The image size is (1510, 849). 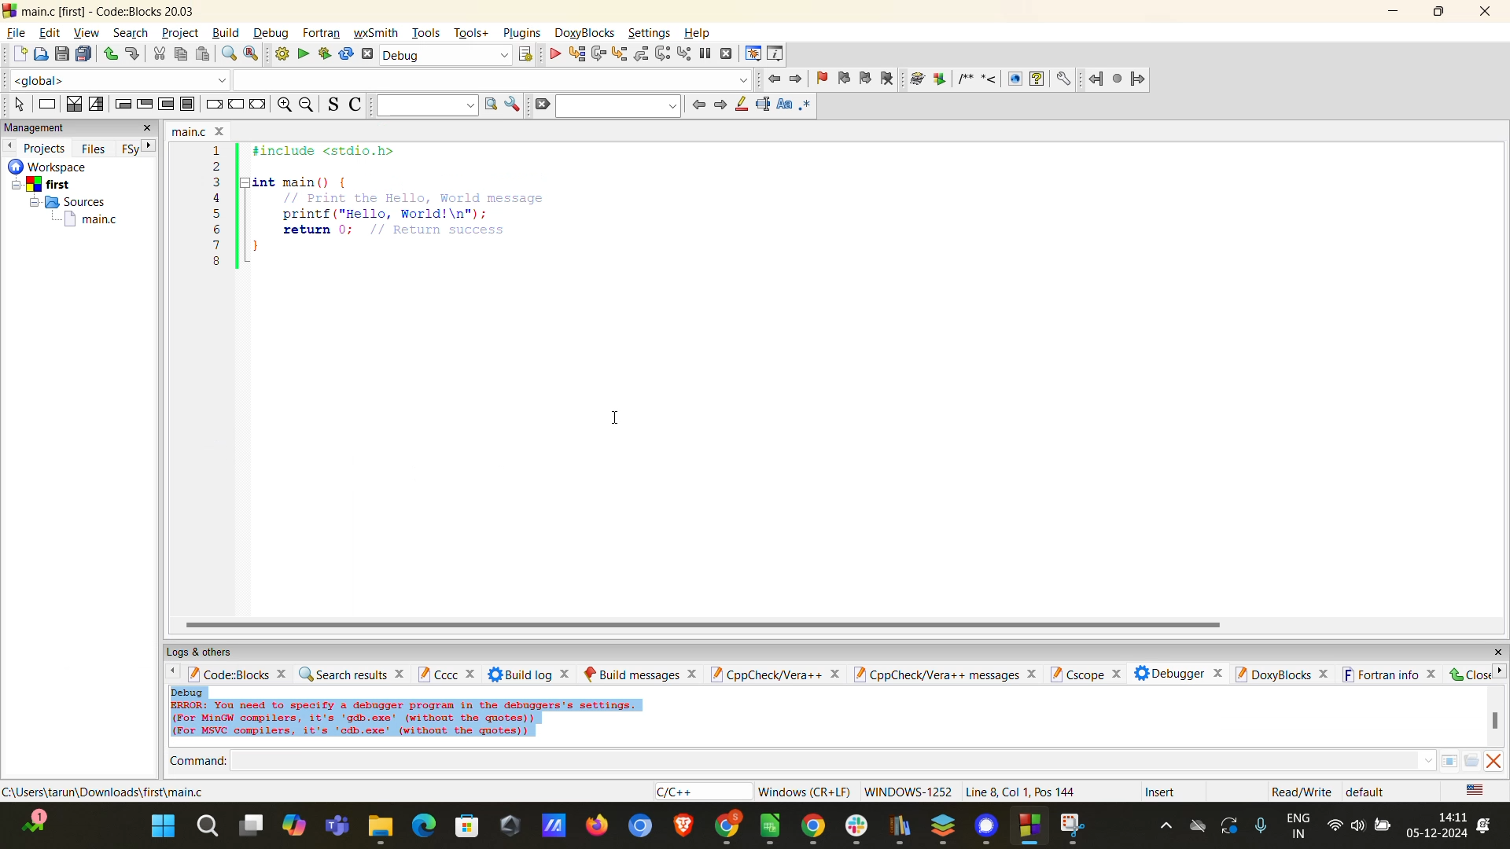 What do you see at coordinates (490, 105) in the screenshot?
I see `run search` at bounding box center [490, 105].